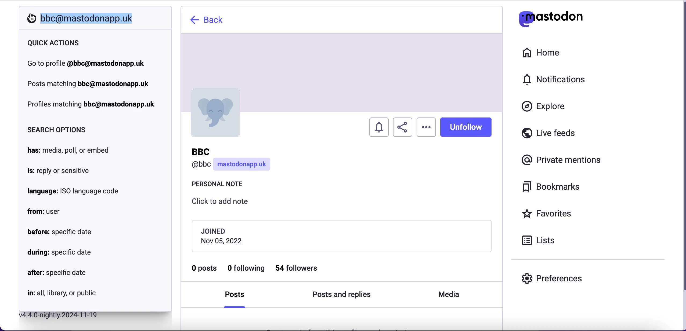 This screenshot has width=686, height=331. Describe the element at coordinates (58, 171) in the screenshot. I see `is: reply or sensitive` at that location.